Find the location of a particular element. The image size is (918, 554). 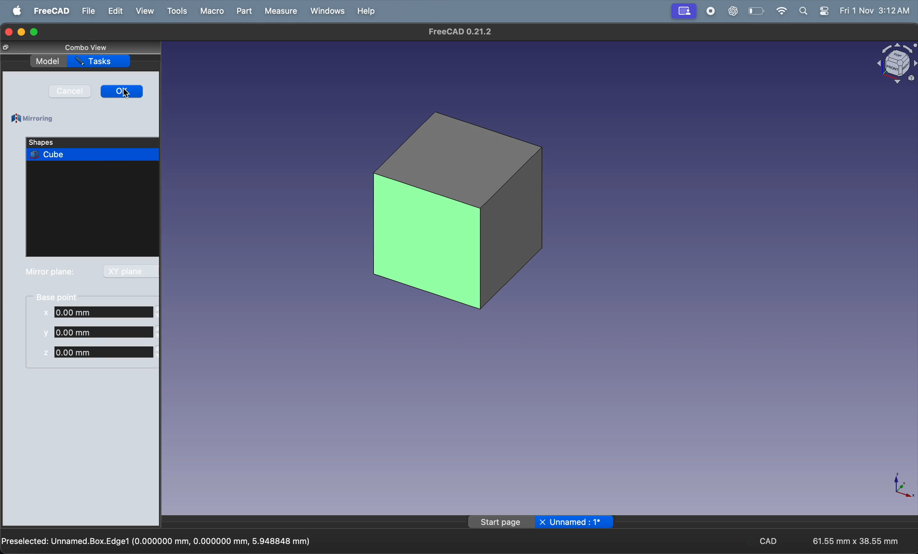

freecad is located at coordinates (51, 11).